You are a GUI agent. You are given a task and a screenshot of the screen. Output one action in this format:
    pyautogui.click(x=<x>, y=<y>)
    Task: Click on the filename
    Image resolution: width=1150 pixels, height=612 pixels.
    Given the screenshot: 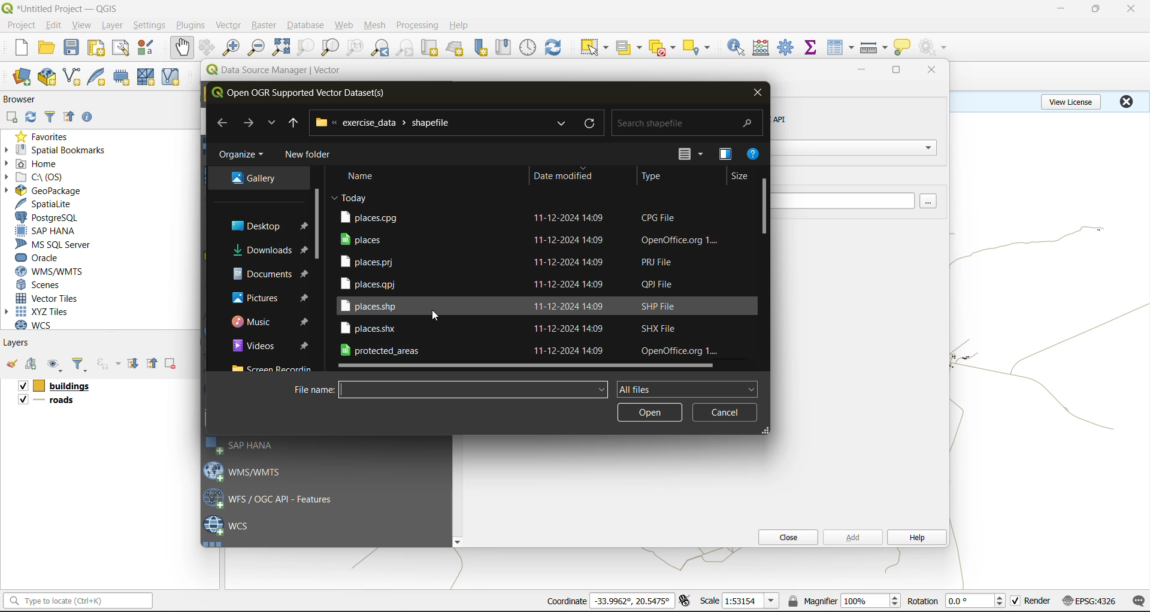 What is the action you would take?
    pyautogui.click(x=312, y=389)
    